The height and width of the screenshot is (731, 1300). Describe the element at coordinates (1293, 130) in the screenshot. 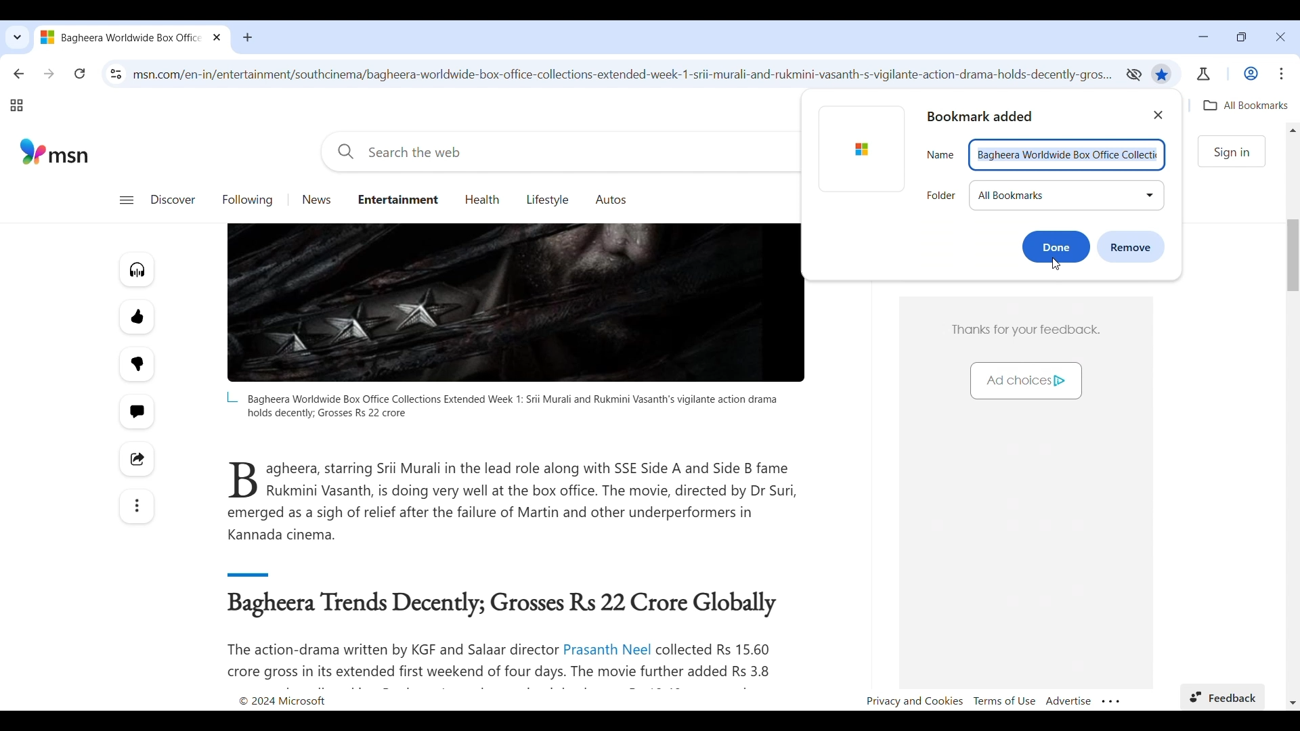

I see `Quick slide to top` at that location.